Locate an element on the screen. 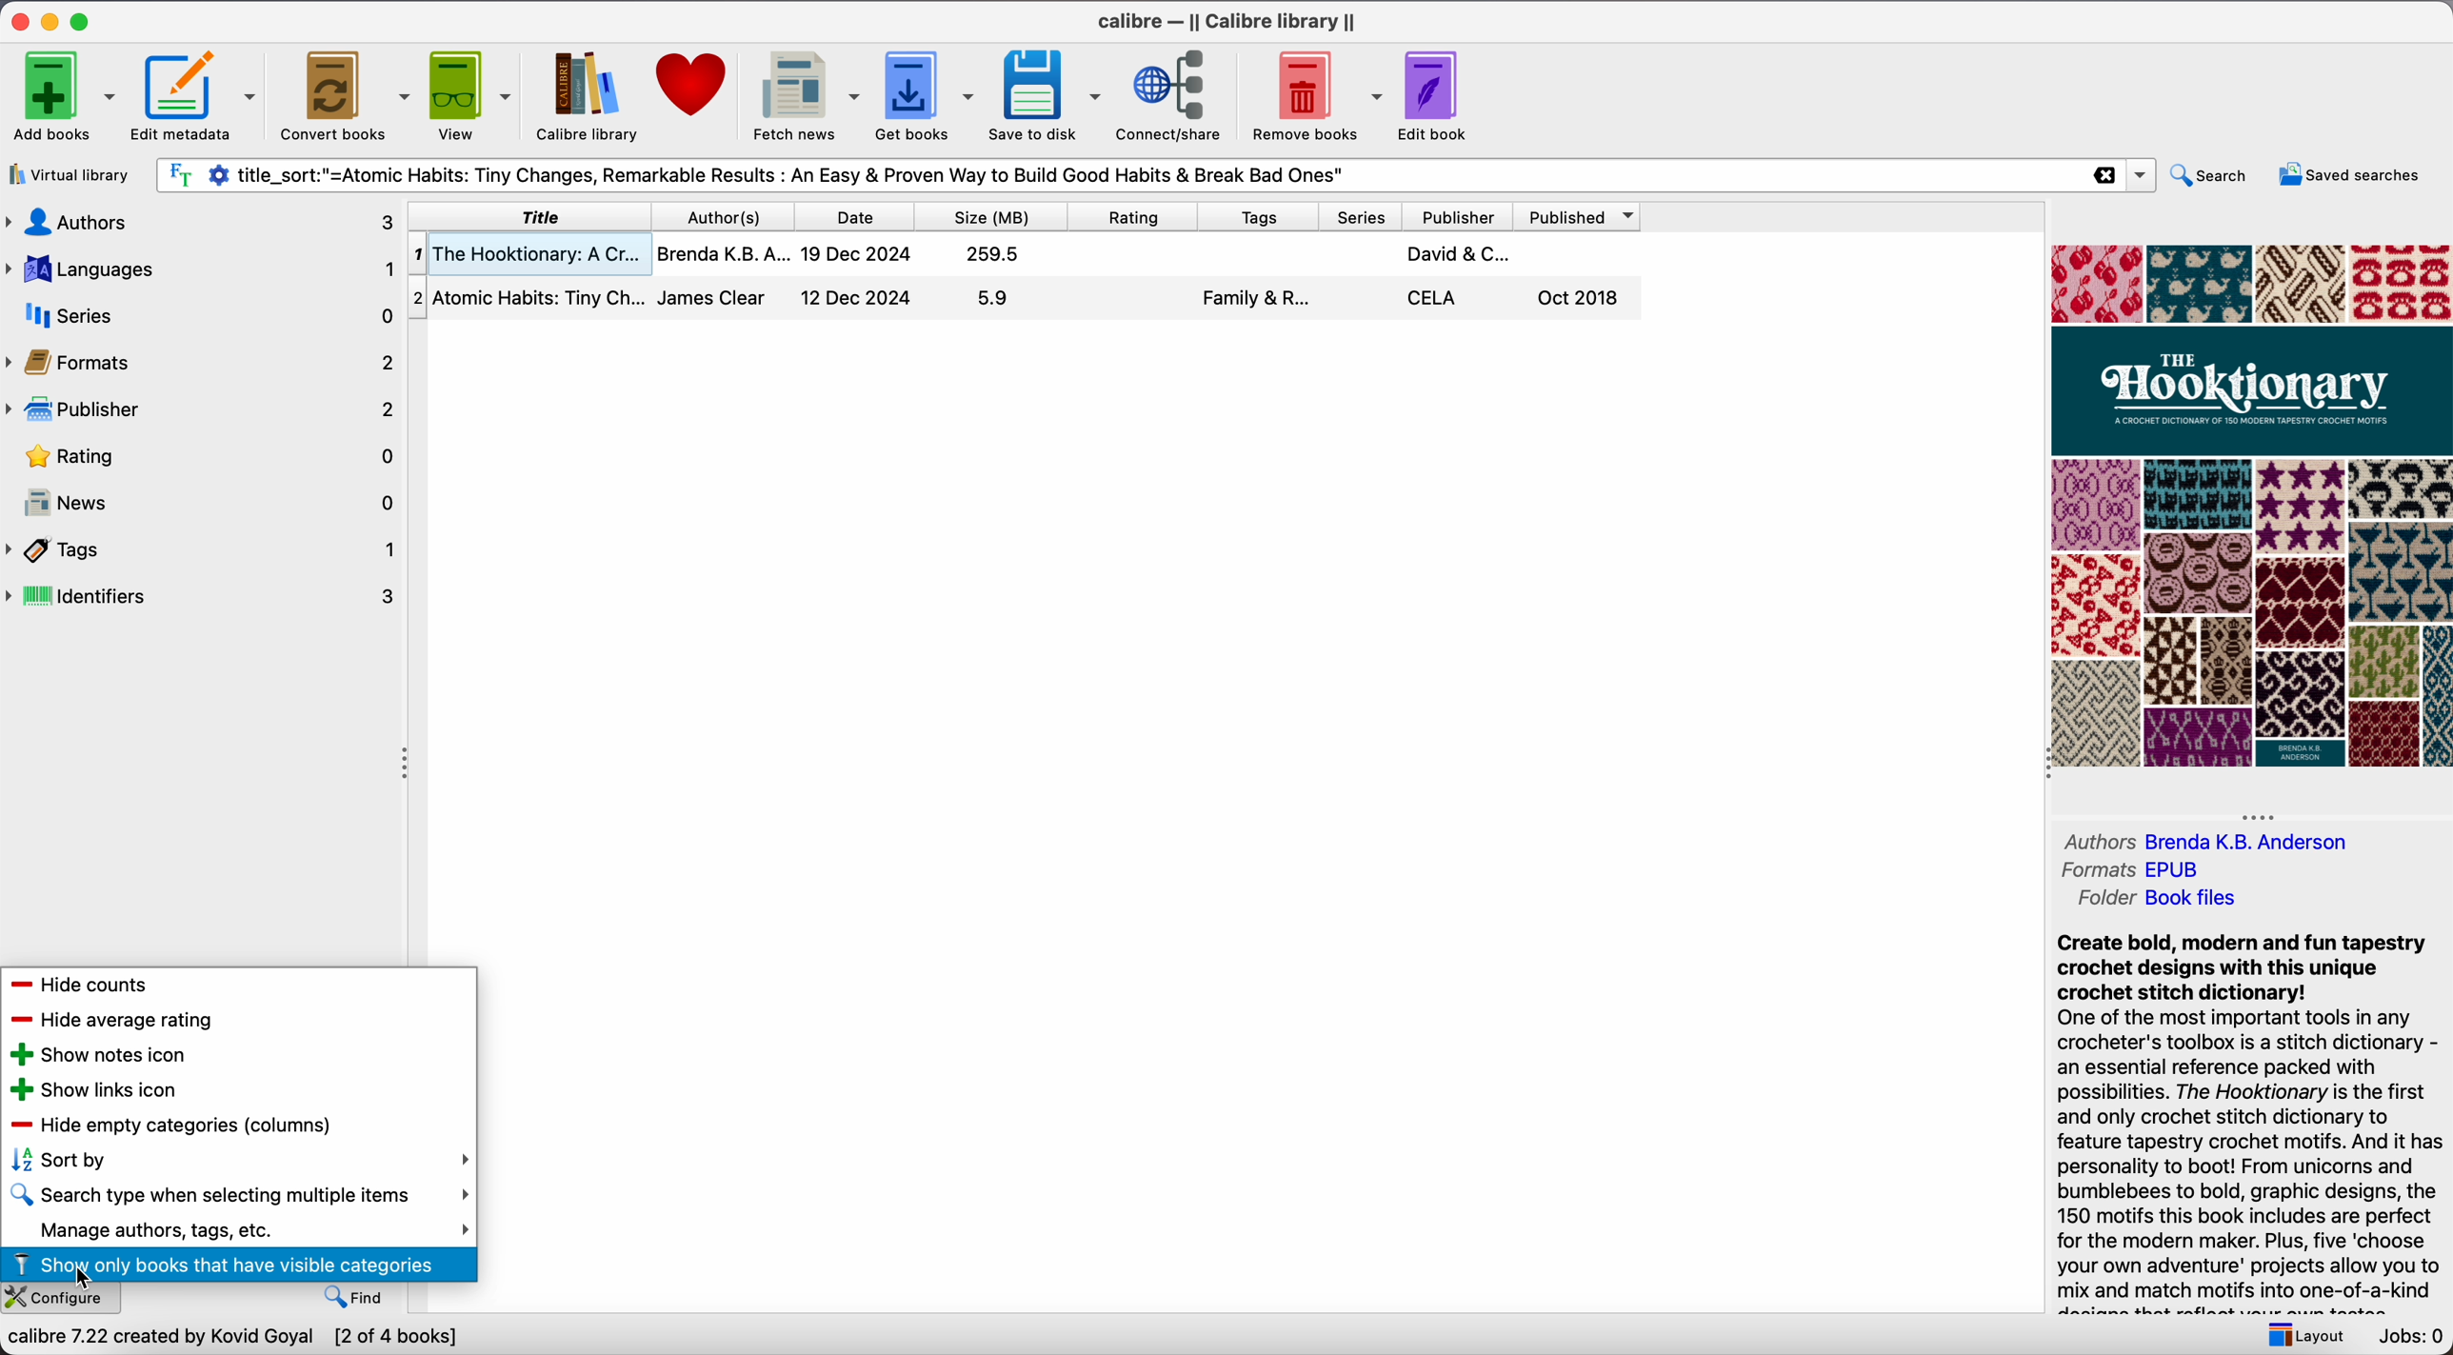 The height and width of the screenshot is (1355, 2453). tags is located at coordinates (1260, 214).